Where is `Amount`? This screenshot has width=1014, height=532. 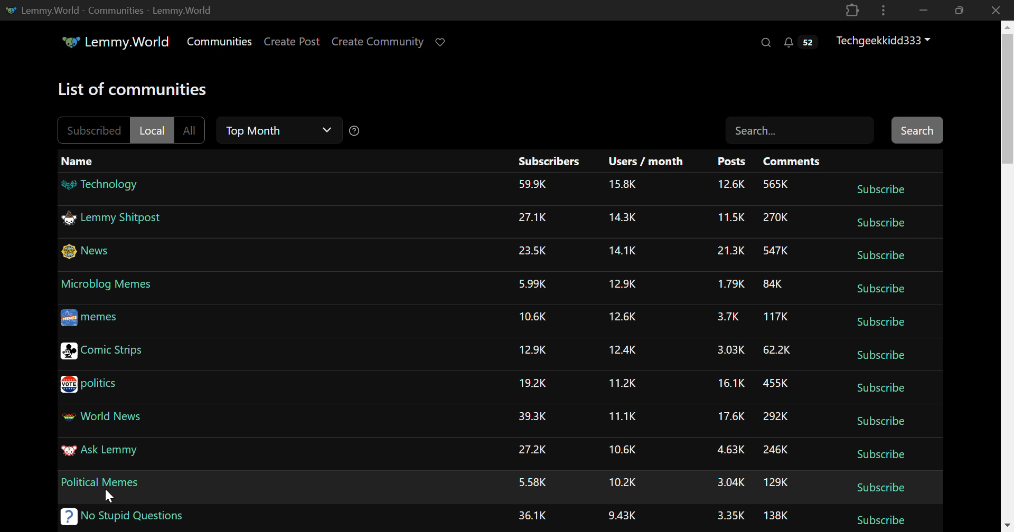
Amount is located at coordinates (624, 185).